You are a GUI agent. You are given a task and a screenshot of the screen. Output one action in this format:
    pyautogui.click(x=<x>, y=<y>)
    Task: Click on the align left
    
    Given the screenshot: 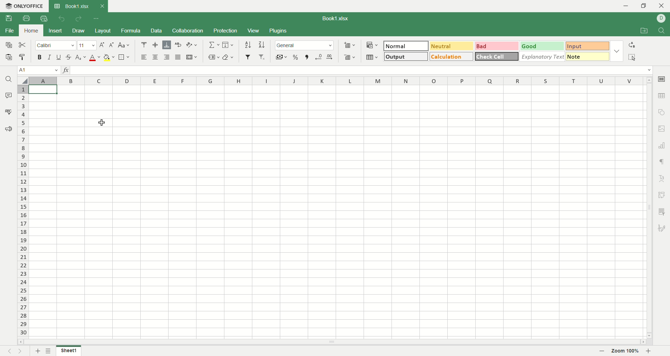 What is the action you would take?
    pyautogui.click(x=145, y=58)
    